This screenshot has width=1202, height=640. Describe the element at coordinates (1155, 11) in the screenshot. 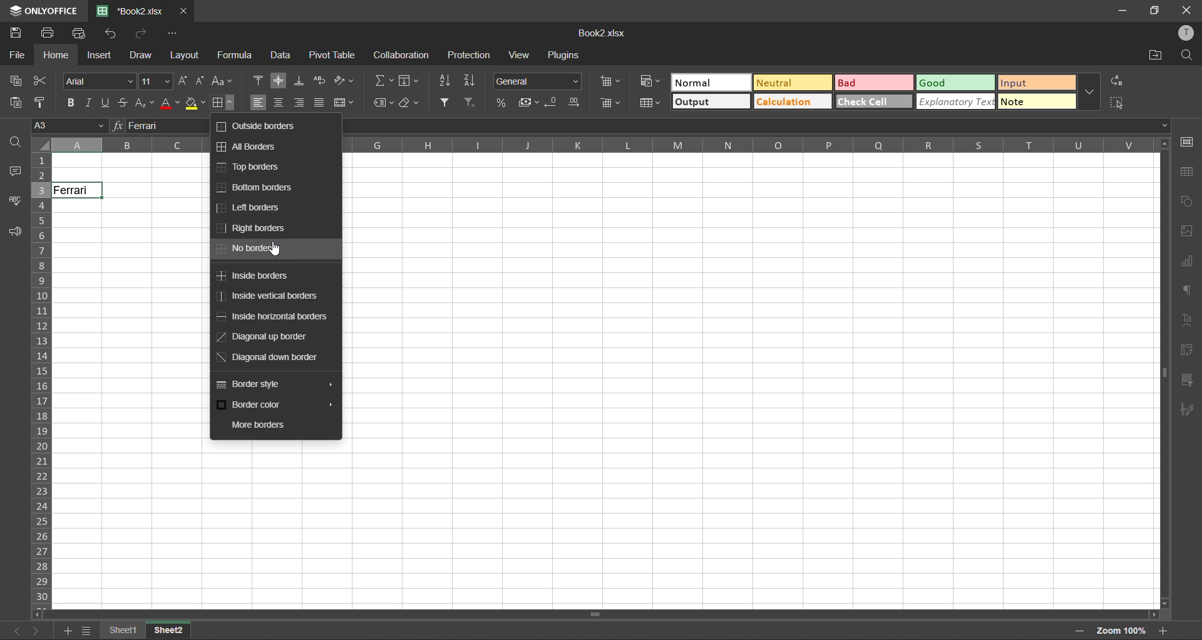

I see `maximize` at that location.